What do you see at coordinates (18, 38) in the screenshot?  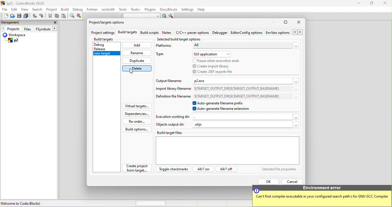 I see `workspace p2` at bounding box center [18, 38].